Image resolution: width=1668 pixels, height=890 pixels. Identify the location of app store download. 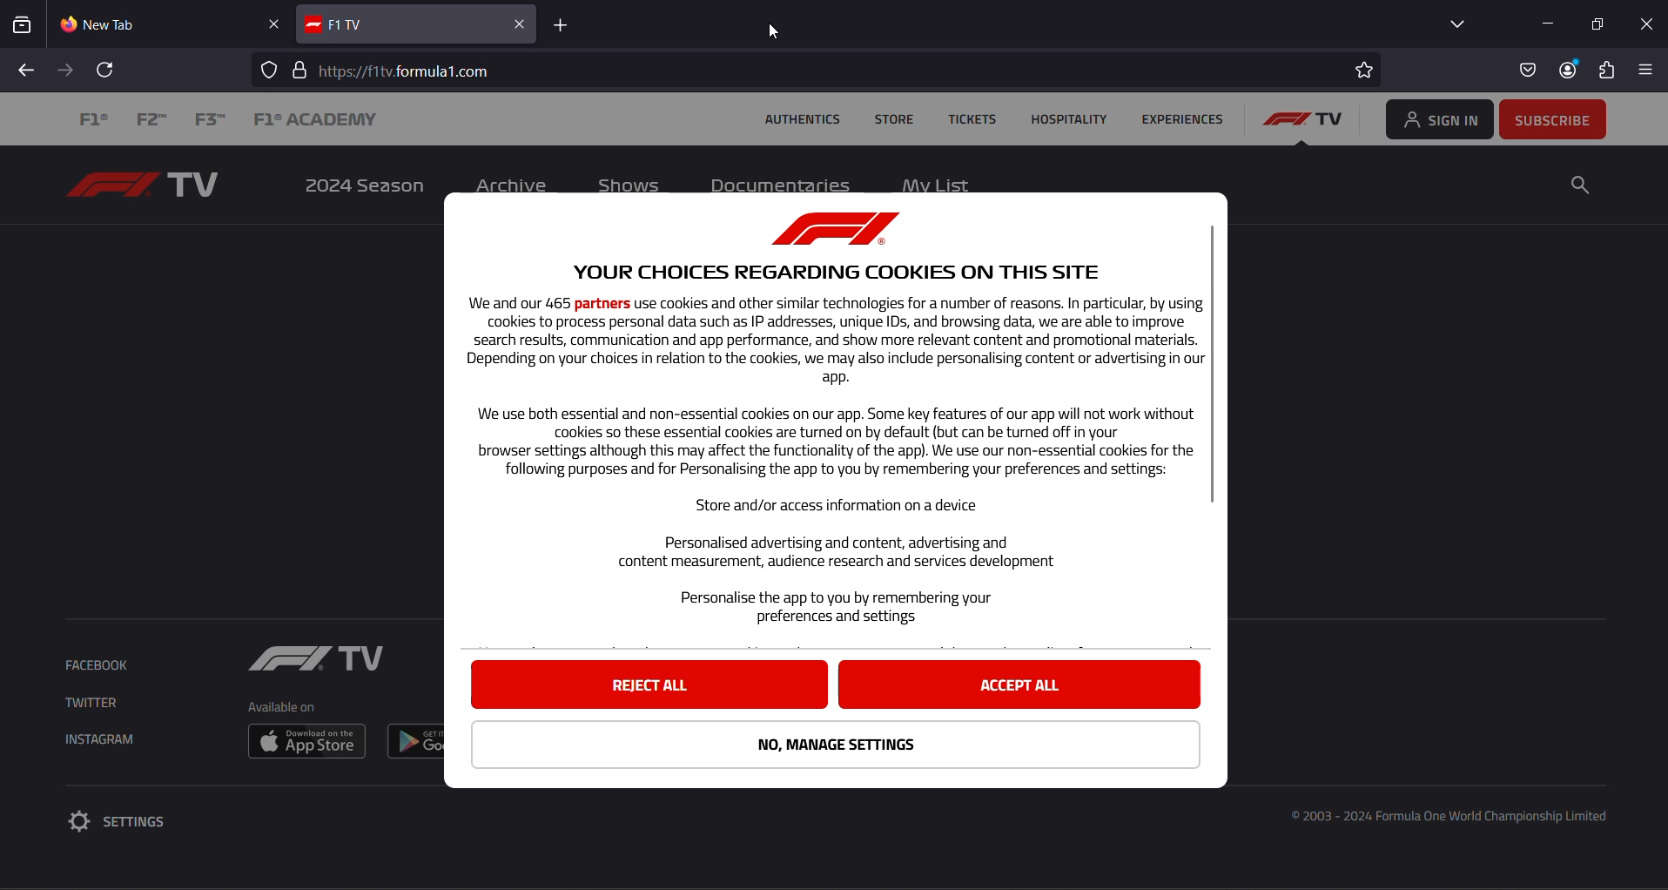
(306, 741).